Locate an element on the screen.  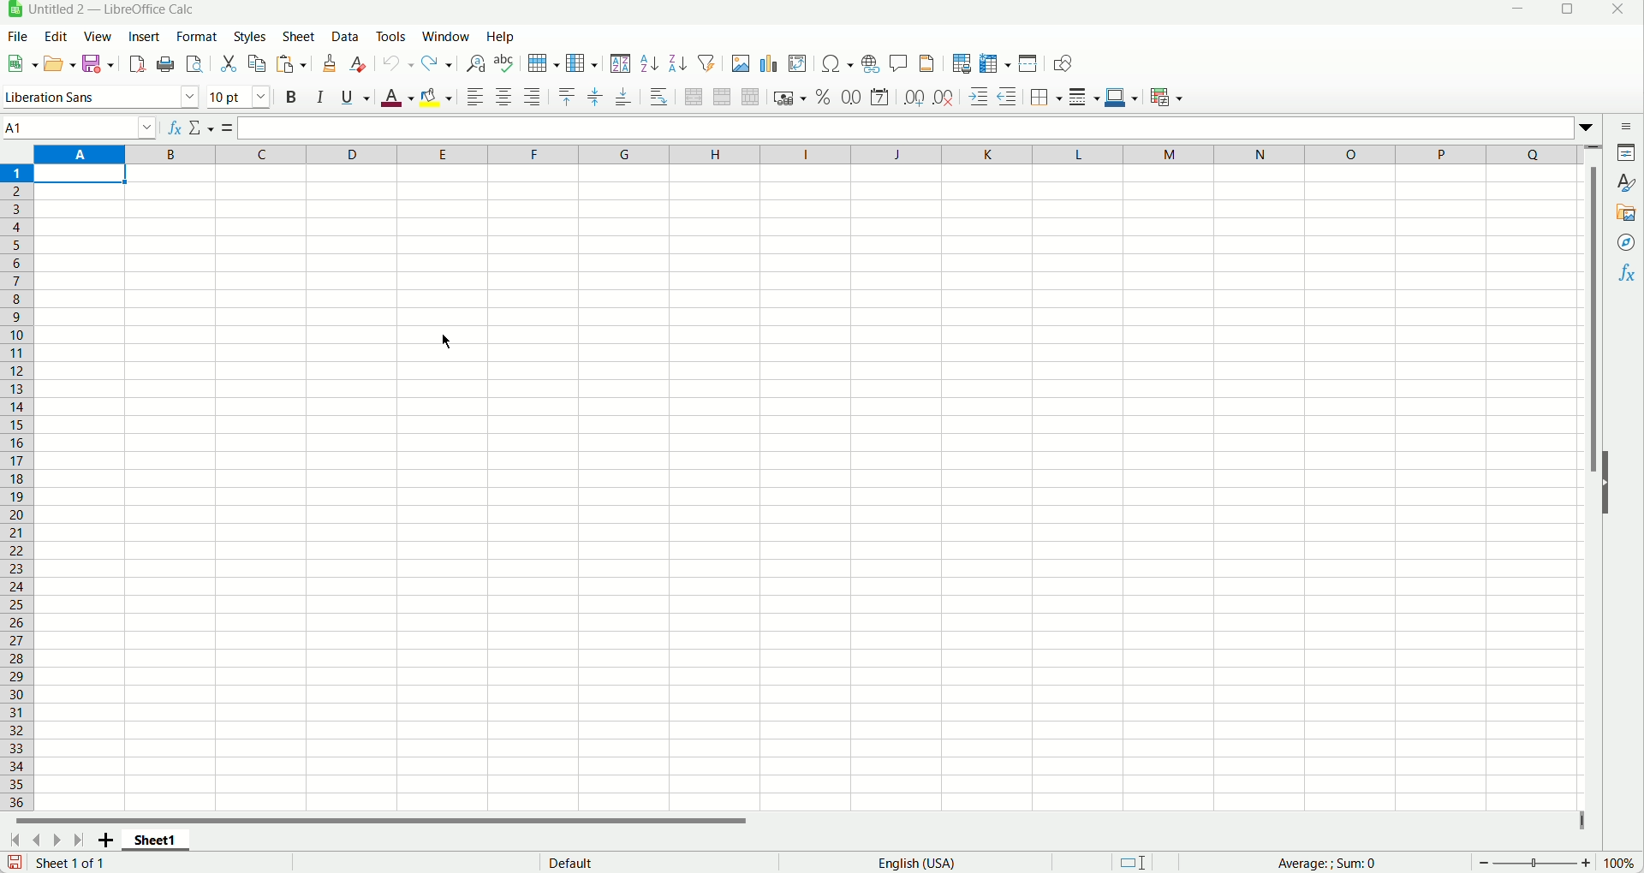
Clear direct formatting is located at coordinates (359, 64).